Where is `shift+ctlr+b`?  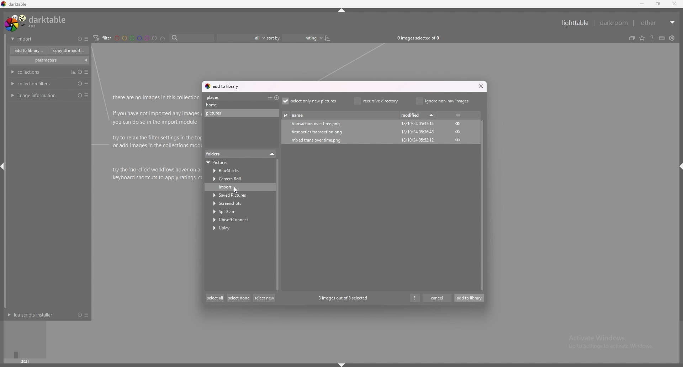
shift+ctlr+b is located at coordinates (342, 365).